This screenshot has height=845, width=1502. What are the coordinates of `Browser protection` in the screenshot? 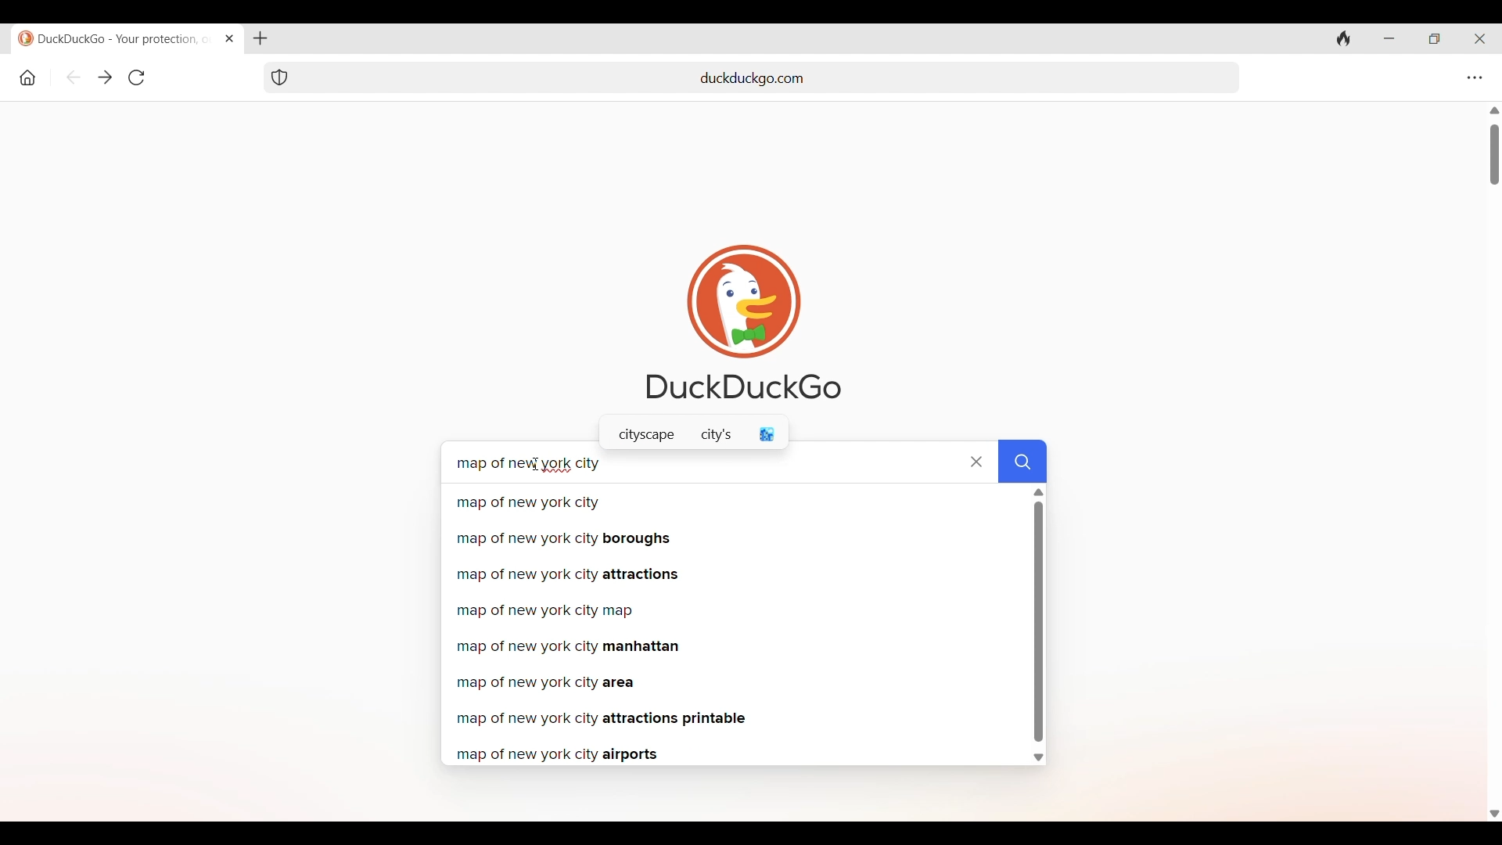 It's located at (279, 77).